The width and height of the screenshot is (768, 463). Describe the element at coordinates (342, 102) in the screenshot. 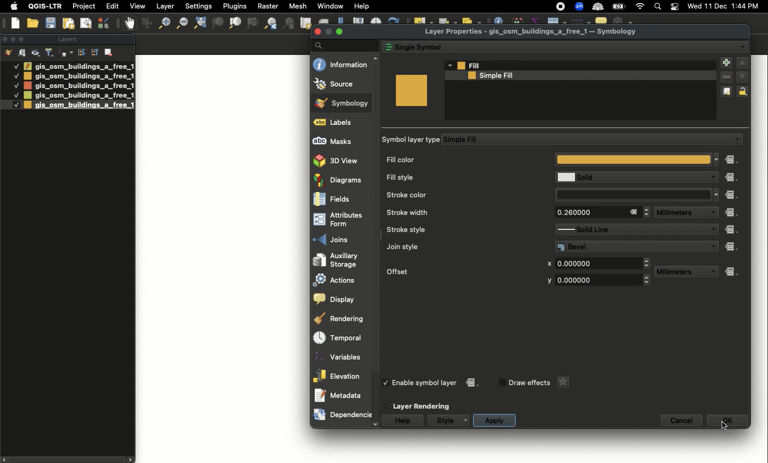

I see `Symbology` at that location.